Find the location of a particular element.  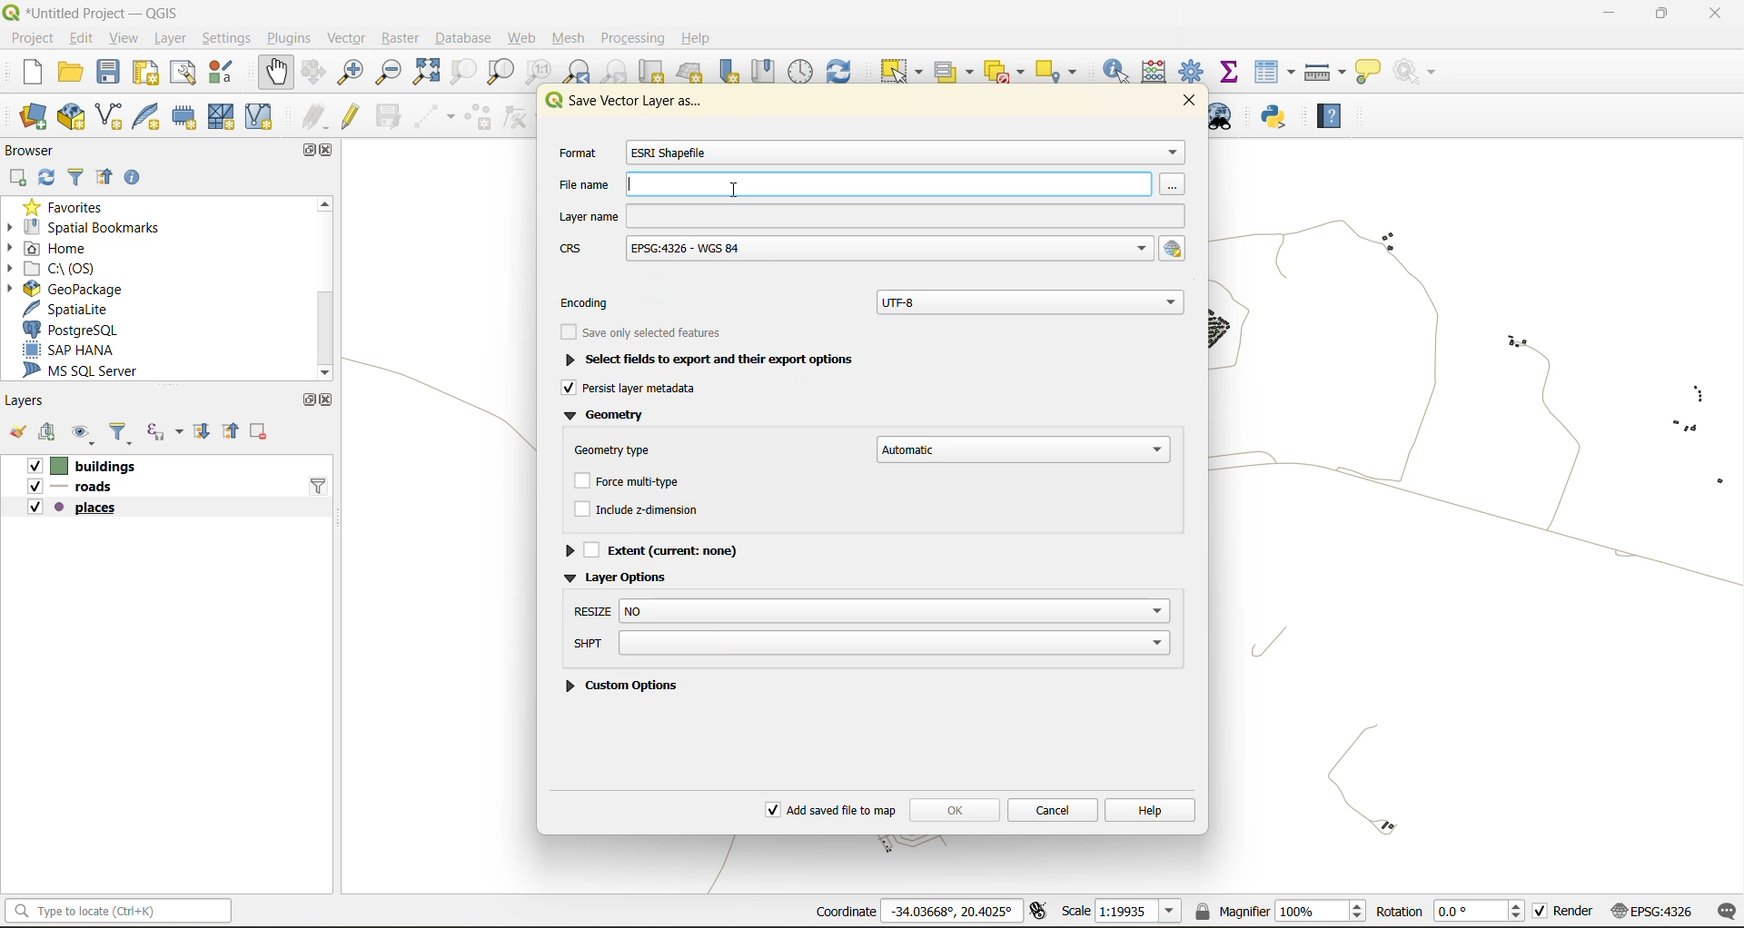

attributes table is located at coordinates (1279, 73).